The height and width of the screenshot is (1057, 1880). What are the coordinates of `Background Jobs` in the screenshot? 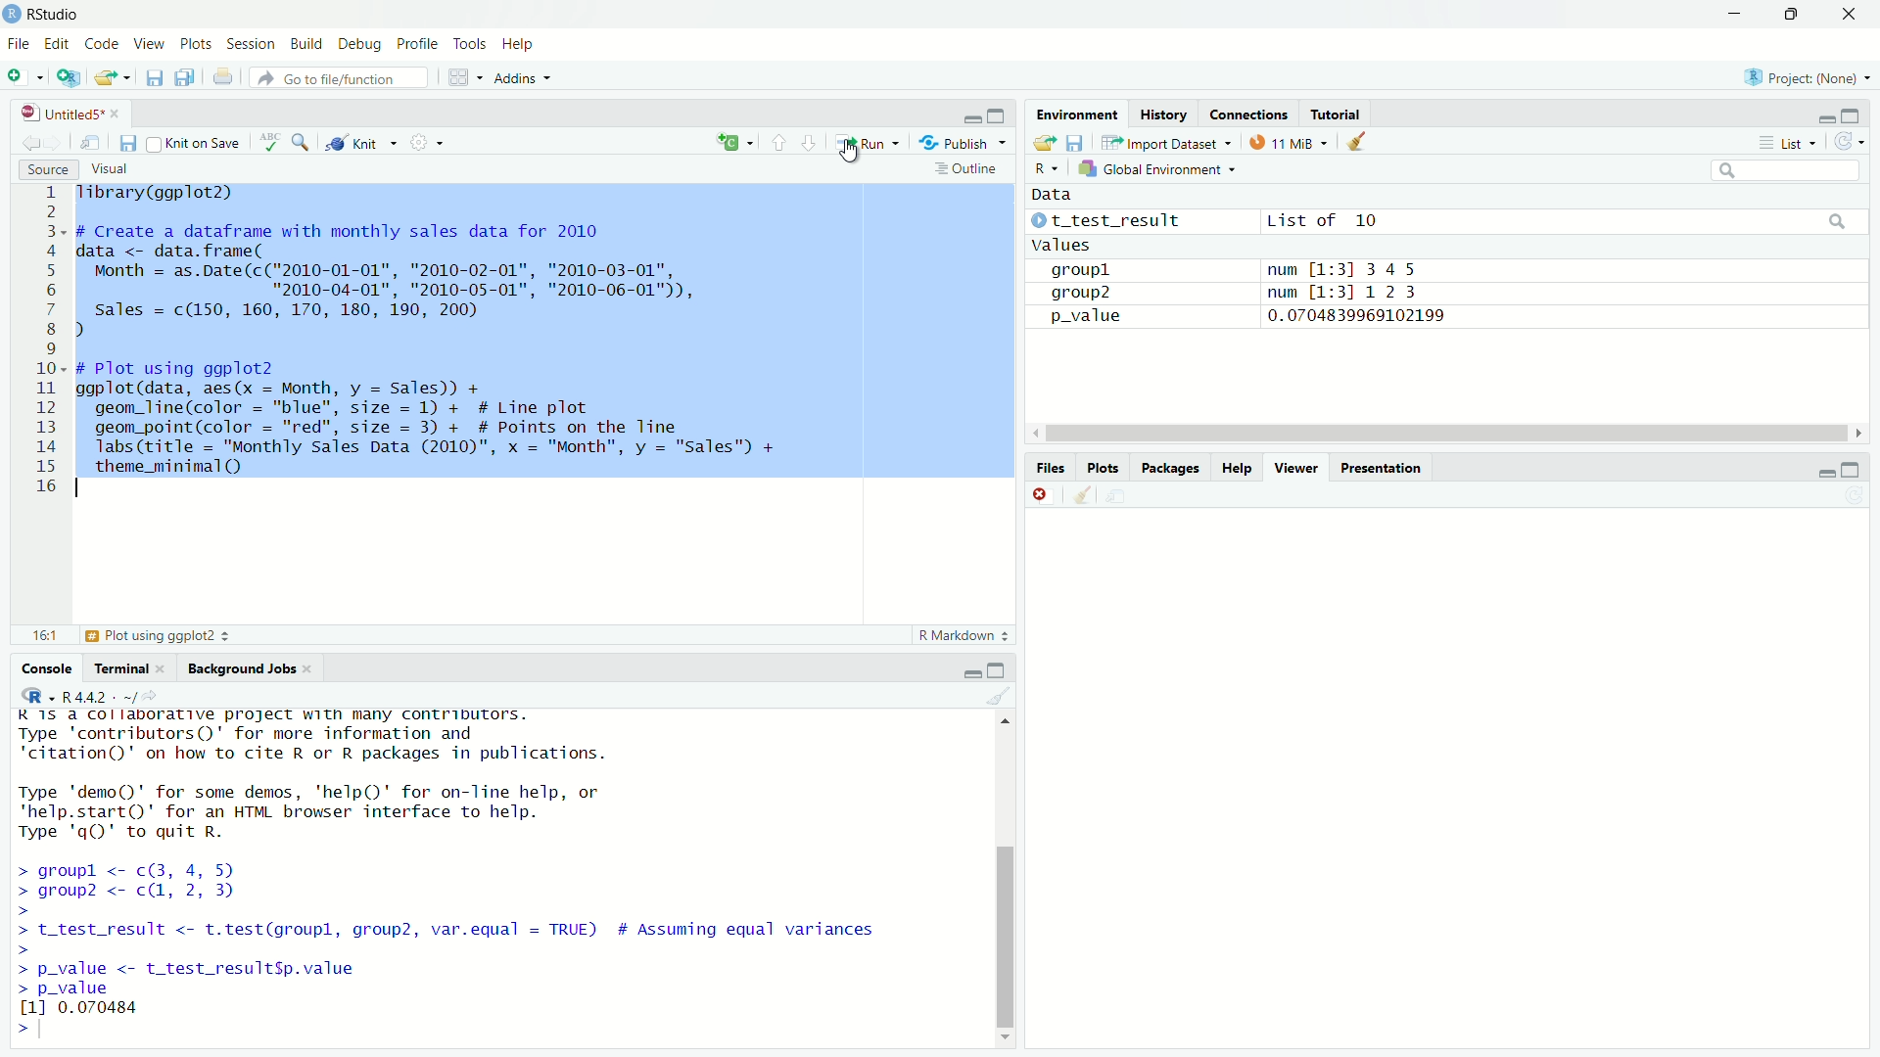 It's located at (252, 668).